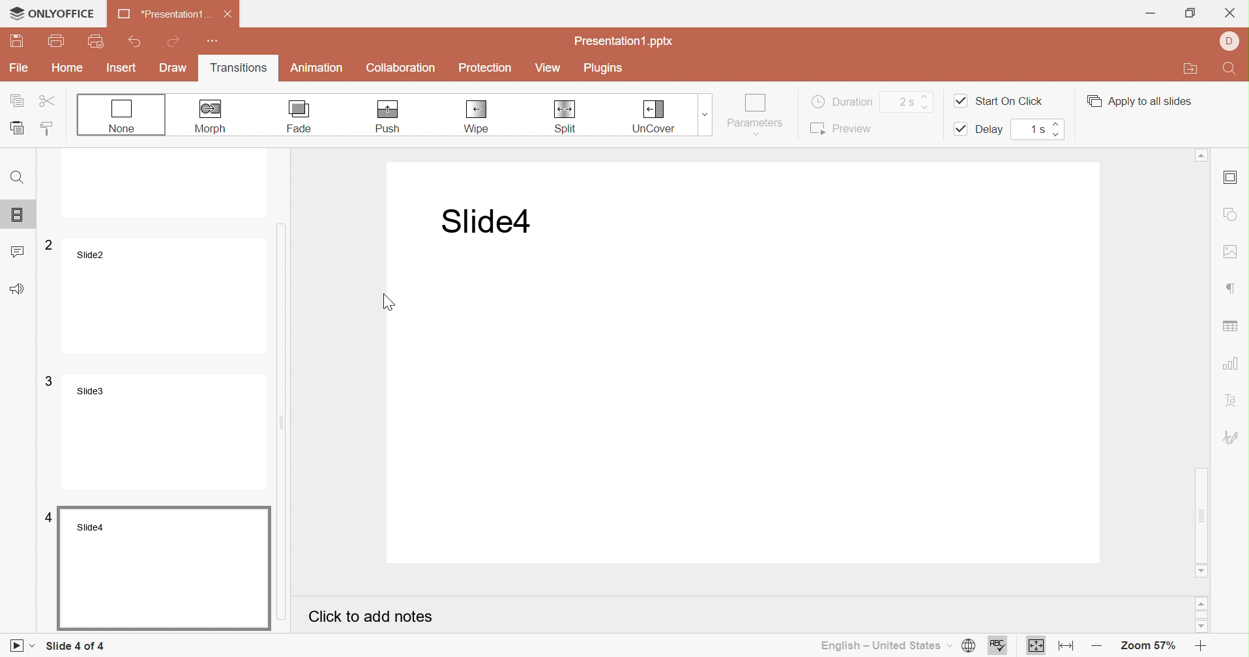 This screenshot has width=1249, height=657. I want to click on Close, so click(228, 14).